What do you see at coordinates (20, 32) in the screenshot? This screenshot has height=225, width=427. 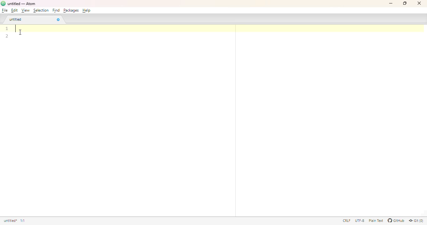 I see `cursor` at bounding box center [20, 32].